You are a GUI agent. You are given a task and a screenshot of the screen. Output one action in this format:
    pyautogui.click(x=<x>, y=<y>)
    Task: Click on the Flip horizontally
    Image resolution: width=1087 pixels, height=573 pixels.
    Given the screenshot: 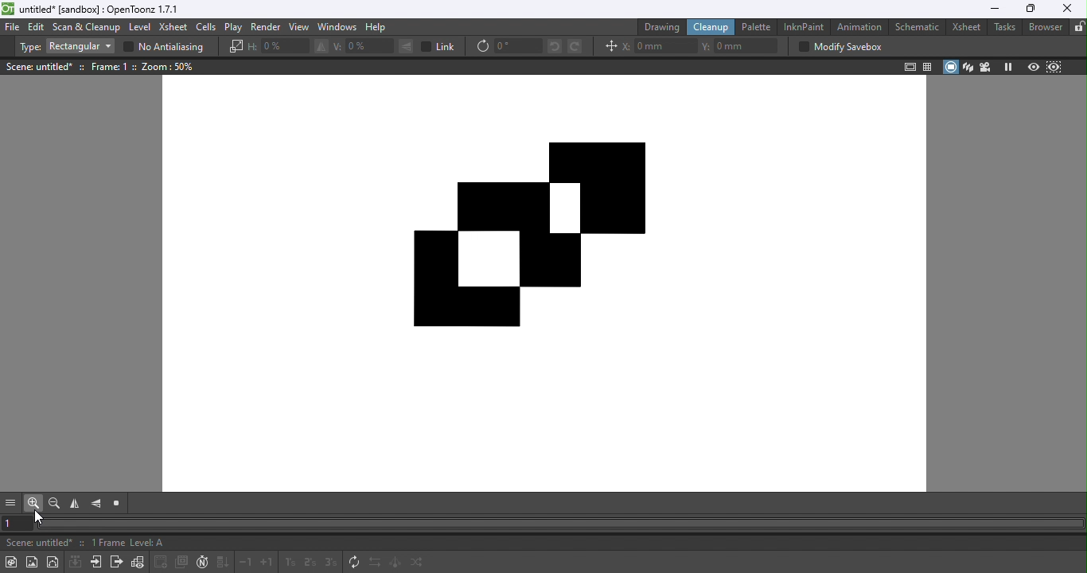 What is the action you would take?
    pyautogui.click(x=73, y=504)
    